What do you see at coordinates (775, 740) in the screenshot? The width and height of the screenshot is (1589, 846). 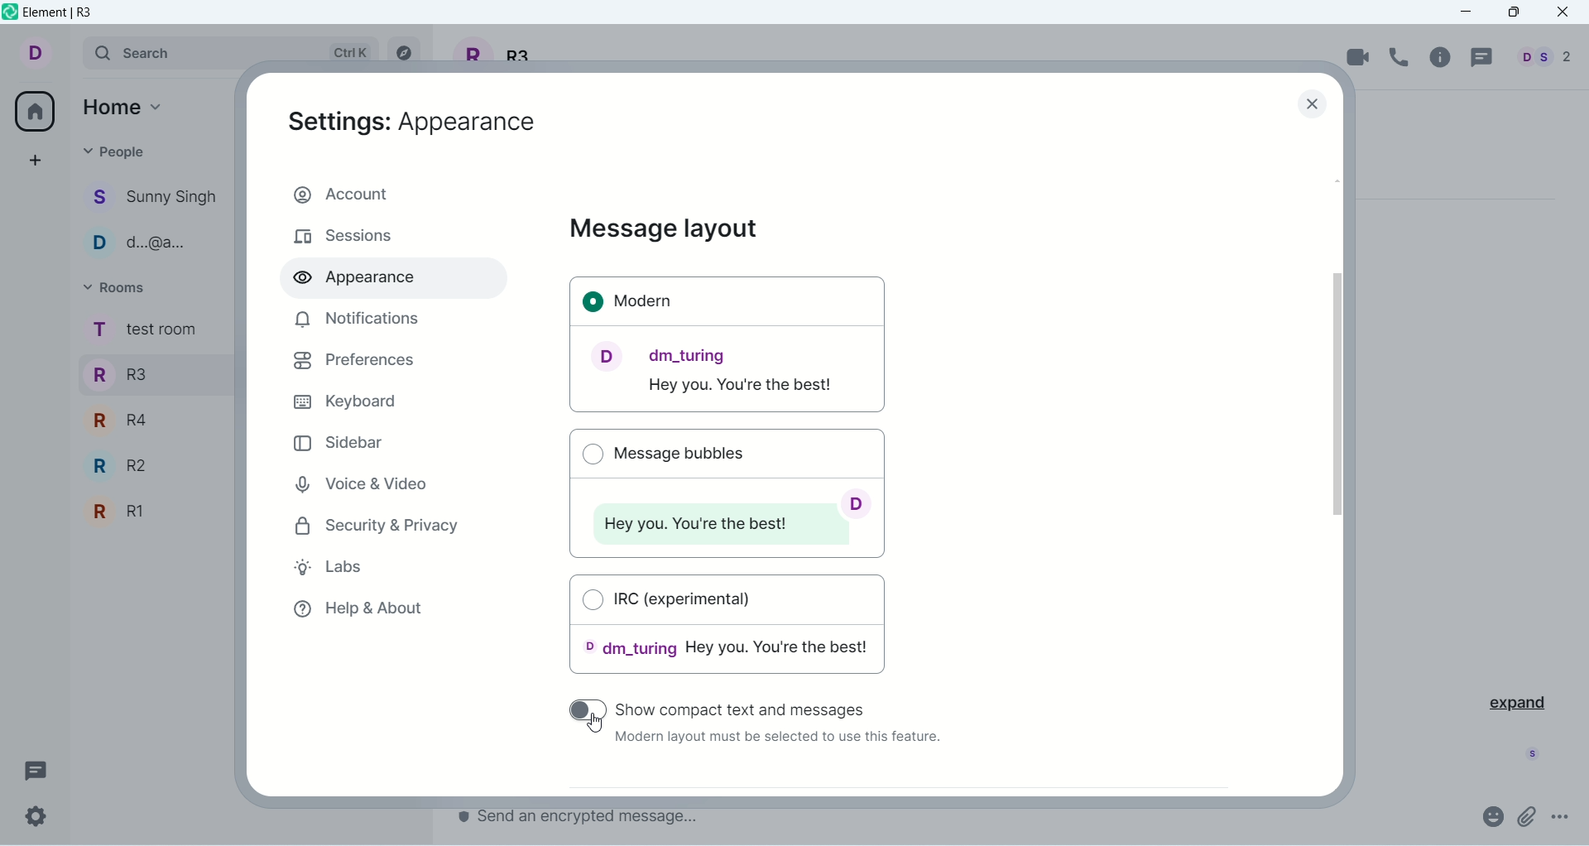 I see `text` at bounding box center [775, 740].